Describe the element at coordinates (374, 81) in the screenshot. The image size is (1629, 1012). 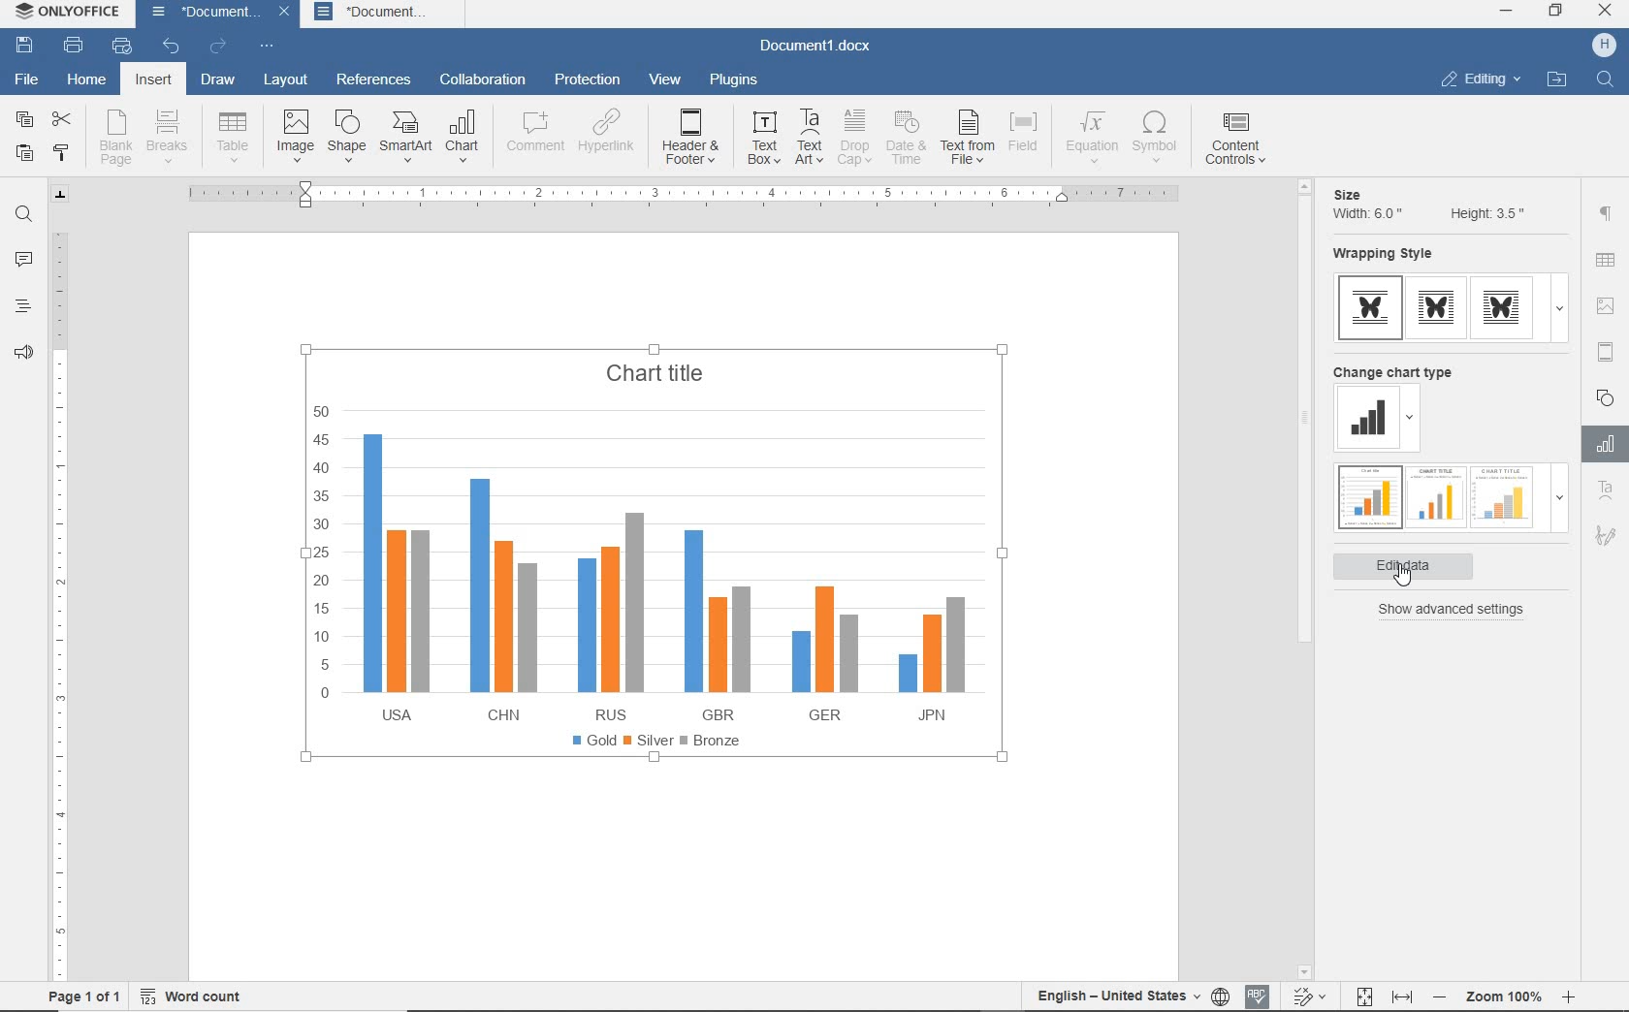
I see `references` at that location.